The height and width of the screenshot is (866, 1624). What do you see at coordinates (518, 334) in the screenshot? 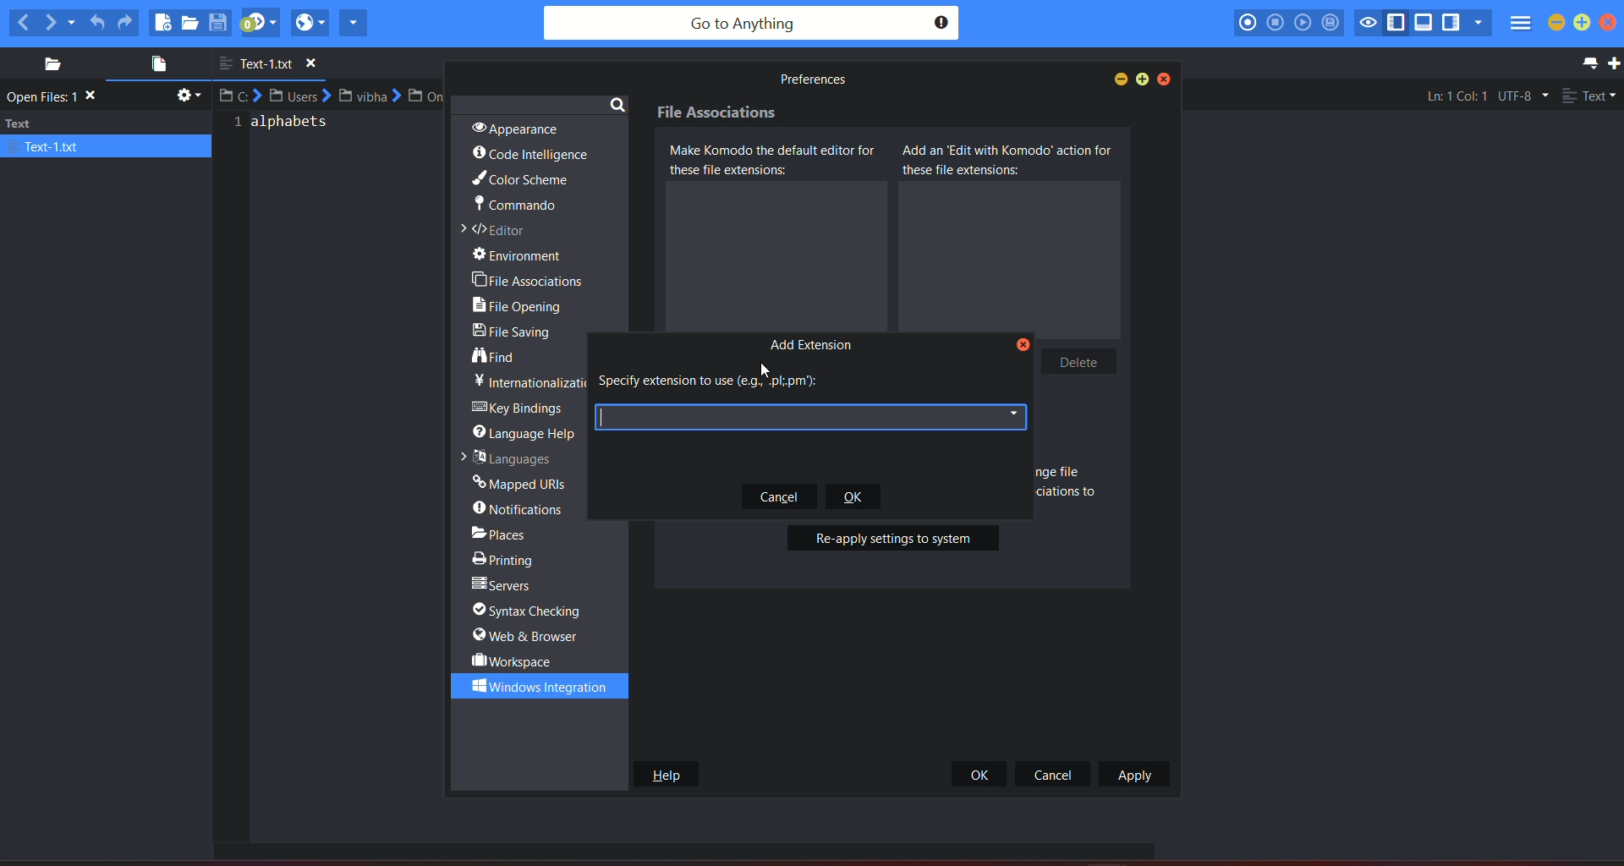
I see `file sharing` at bounding box center [518, 334].